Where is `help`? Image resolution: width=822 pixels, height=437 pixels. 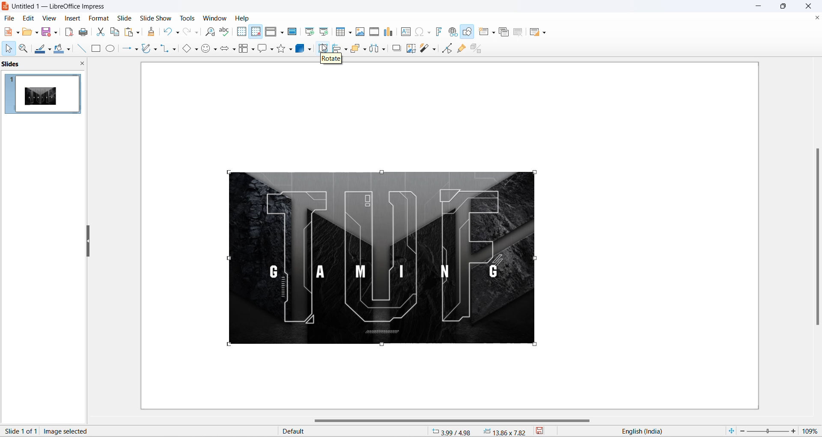 help is located at coordinates (243, 18).